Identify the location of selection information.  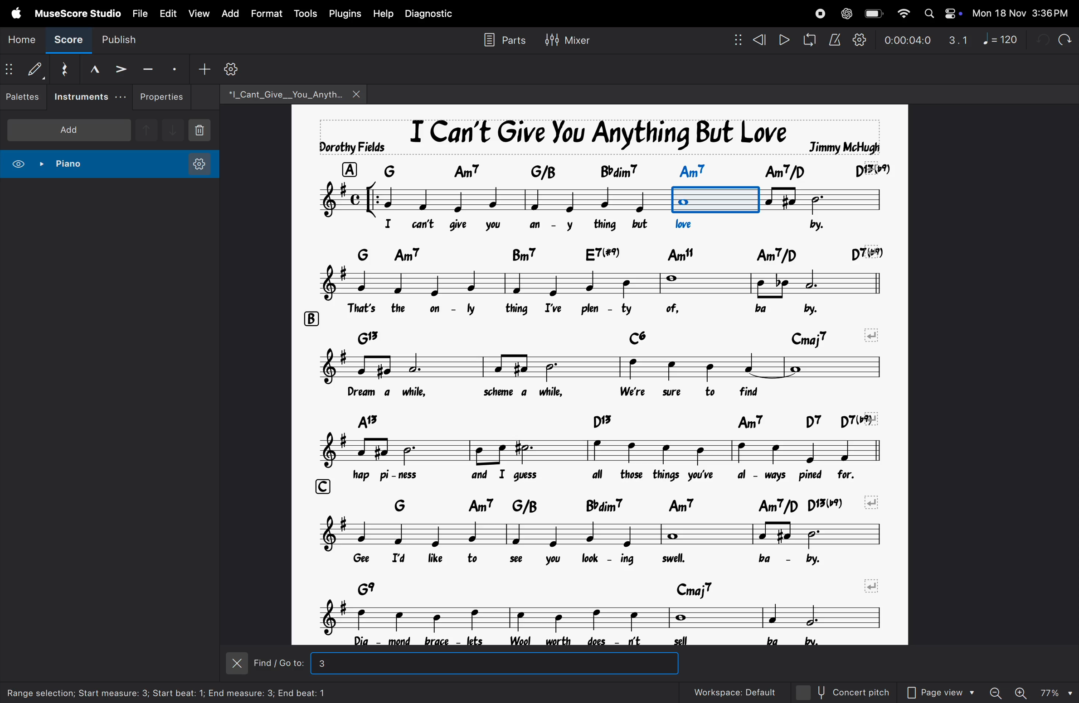
(170, 692).